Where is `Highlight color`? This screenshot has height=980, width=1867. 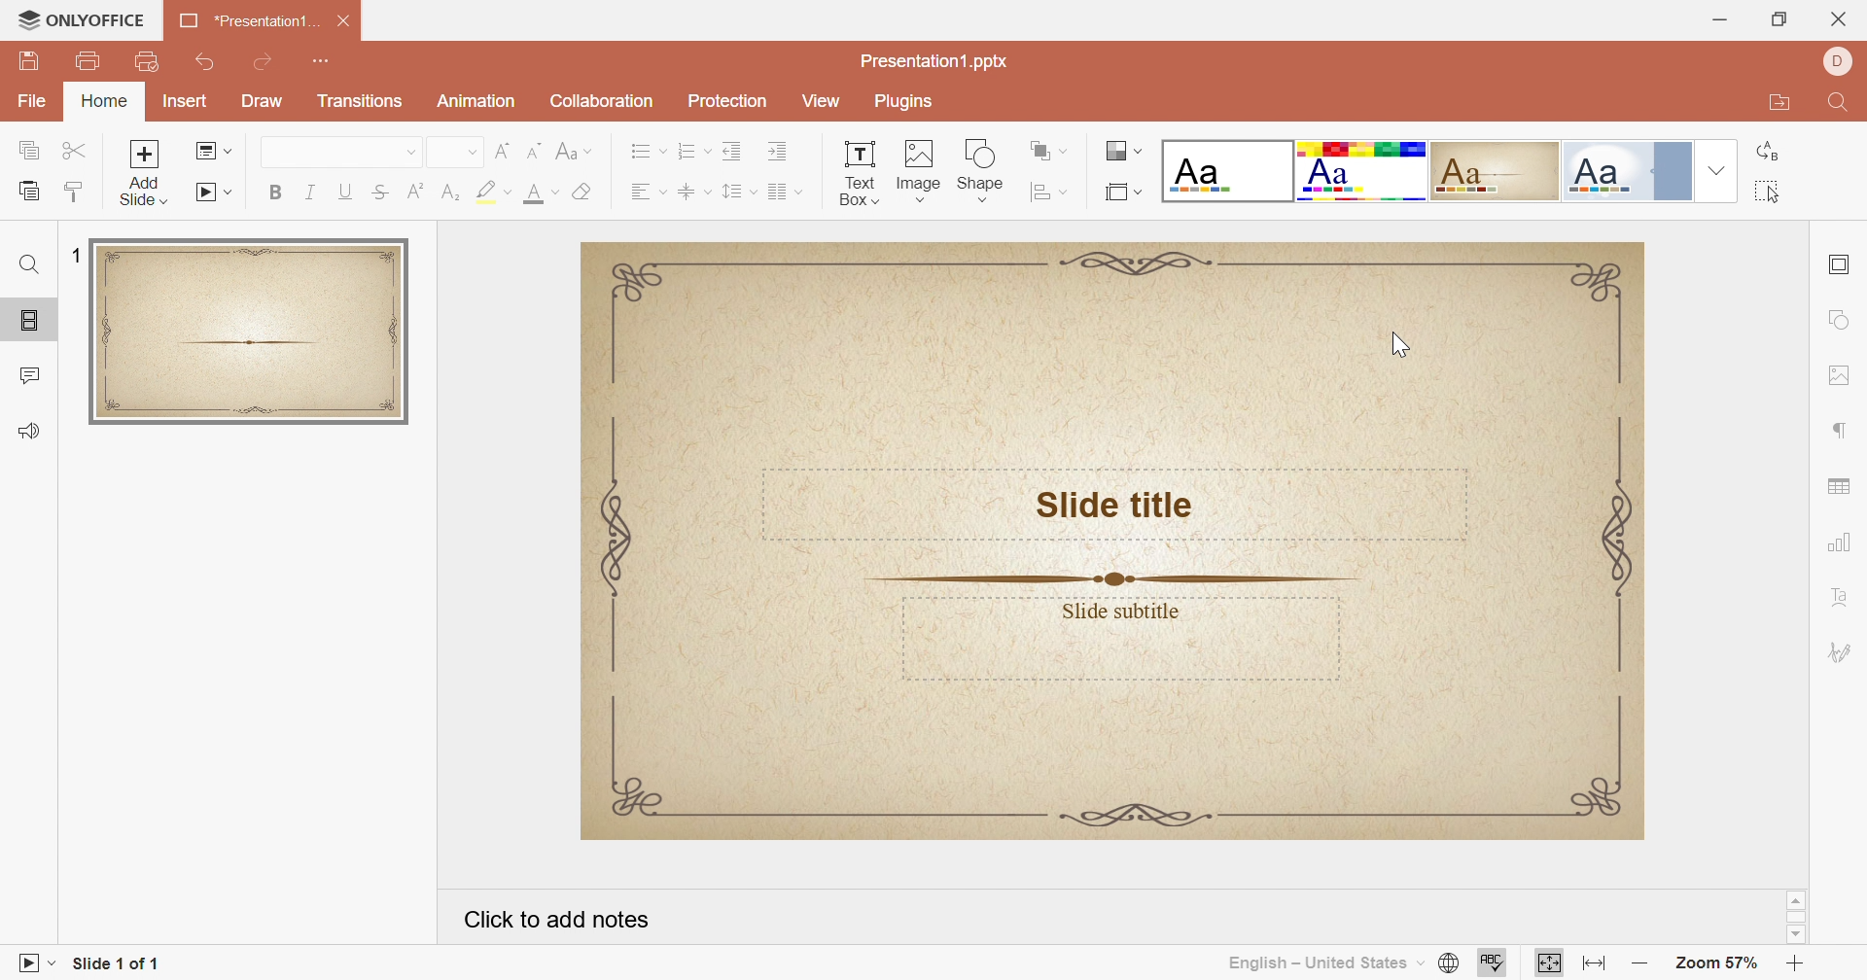
Highlight color is located at coordinates (483, 191).